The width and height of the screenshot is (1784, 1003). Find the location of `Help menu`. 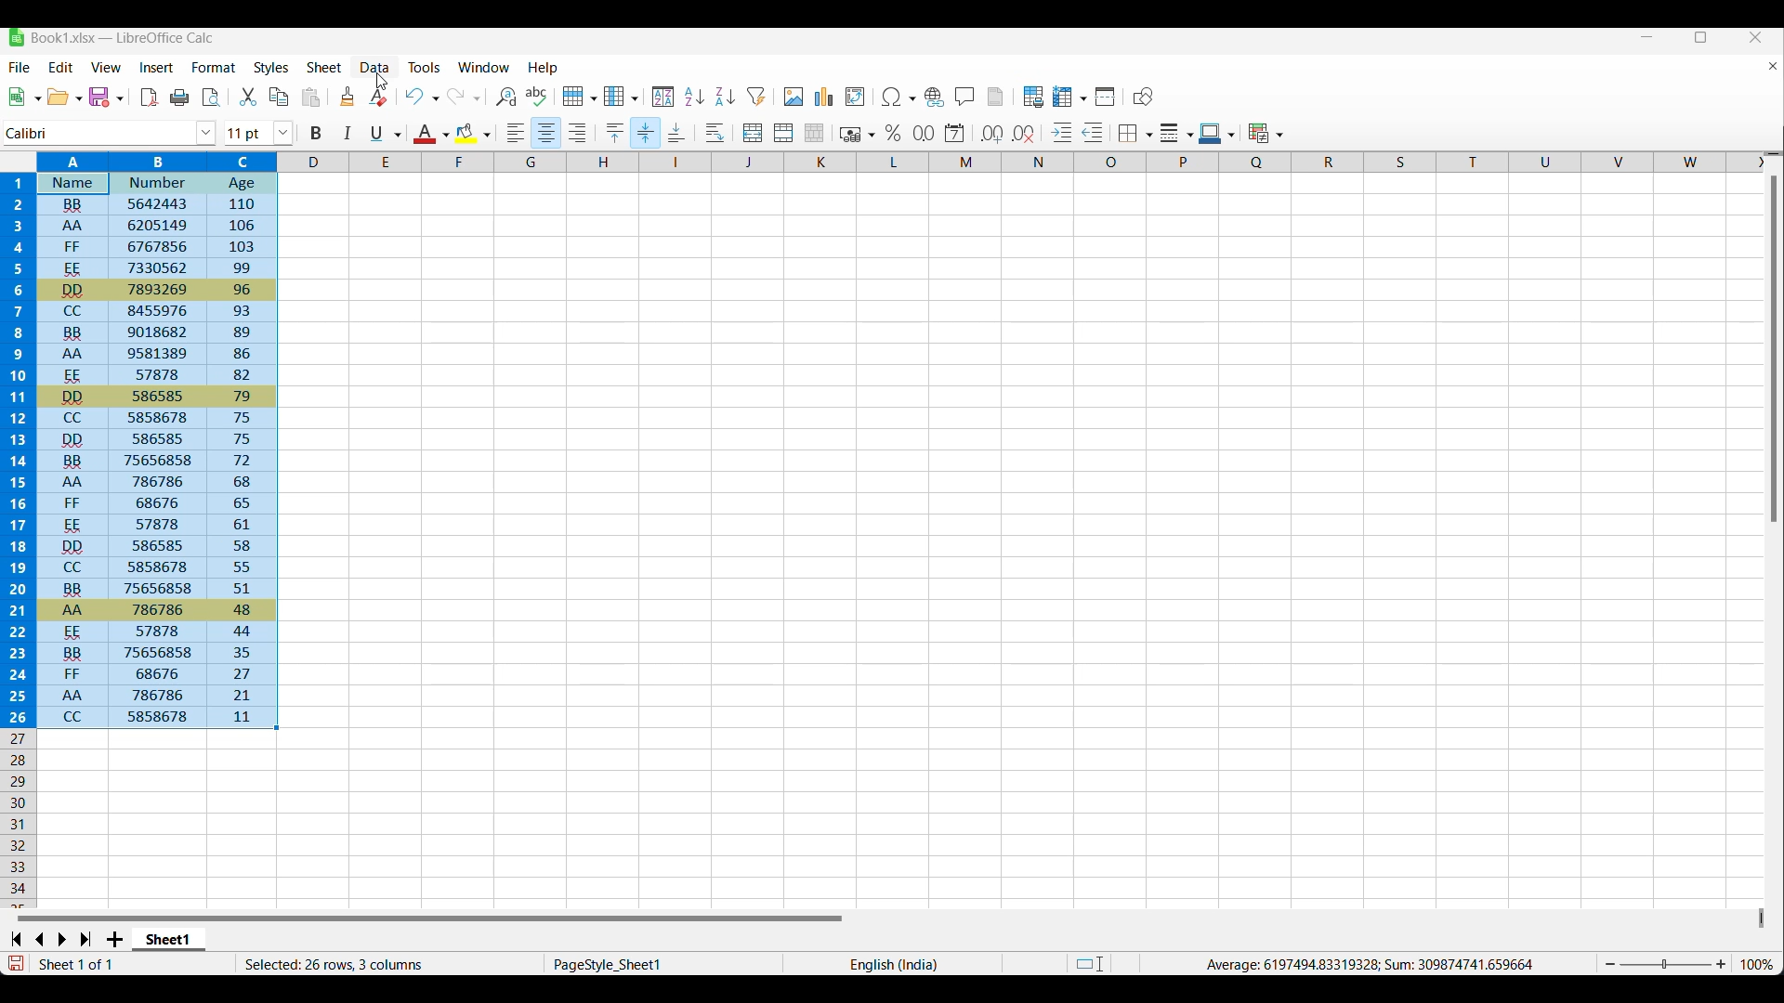

Help menu is located at coordinates (544, 69).